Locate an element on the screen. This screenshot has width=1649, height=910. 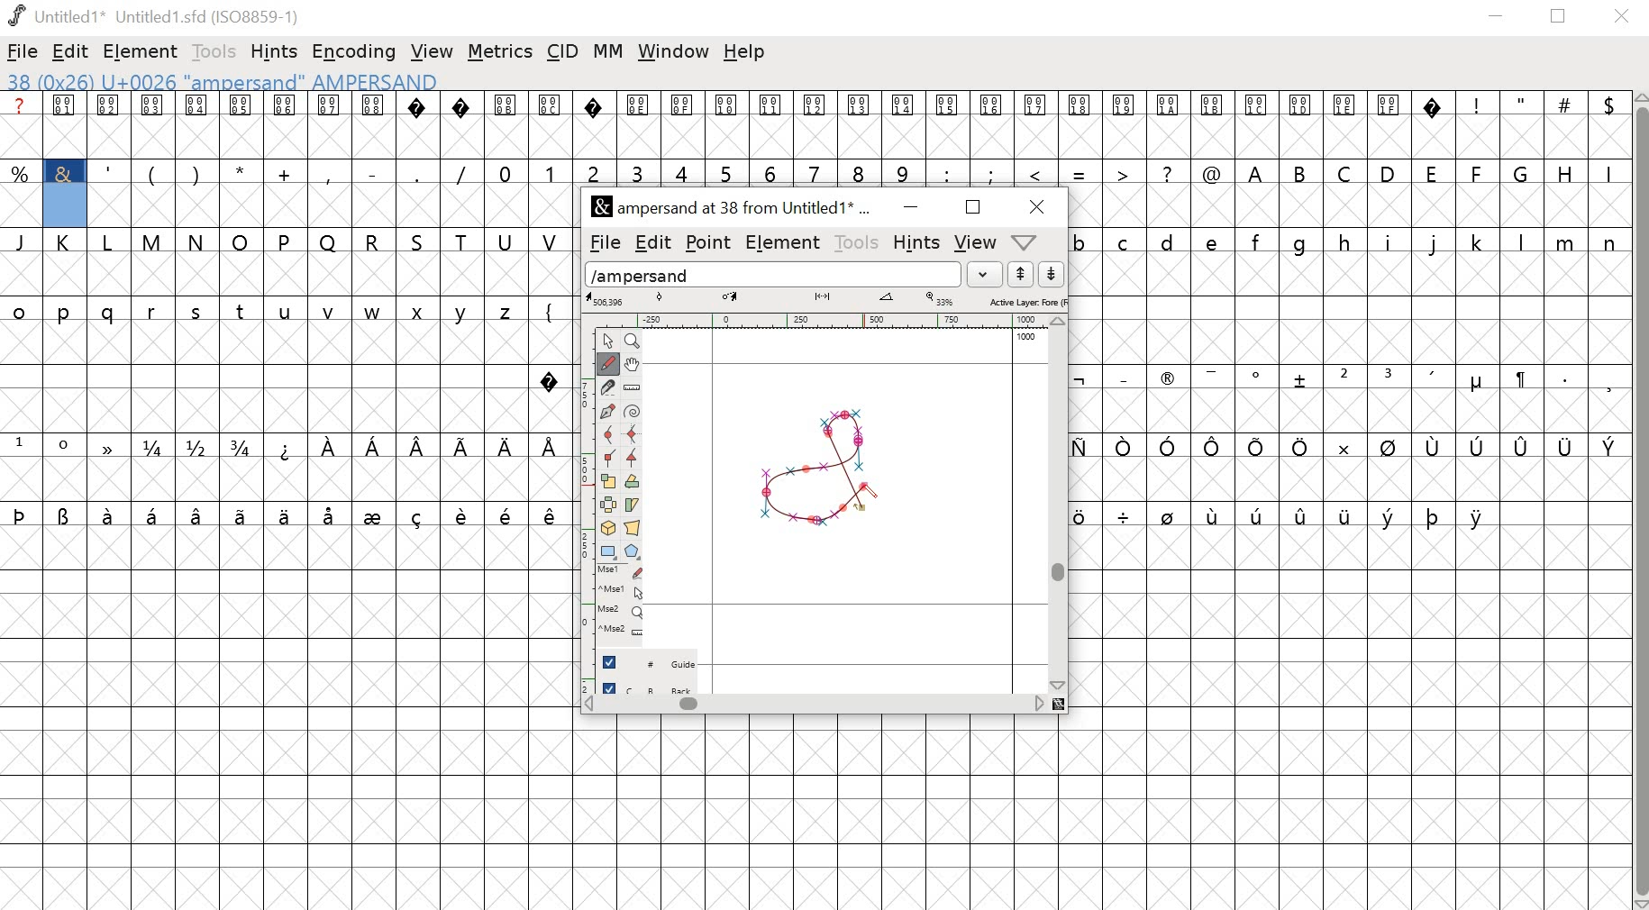
HINTS is located at coordinates (916, 244).